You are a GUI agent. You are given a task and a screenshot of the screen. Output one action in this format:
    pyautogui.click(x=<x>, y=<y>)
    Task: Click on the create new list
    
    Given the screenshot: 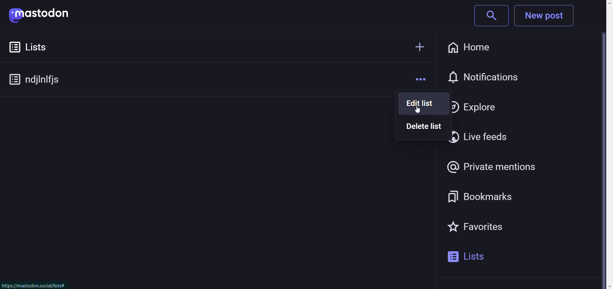 What is the action you would take?
    pyautogui.click(x=416, y=48)
    